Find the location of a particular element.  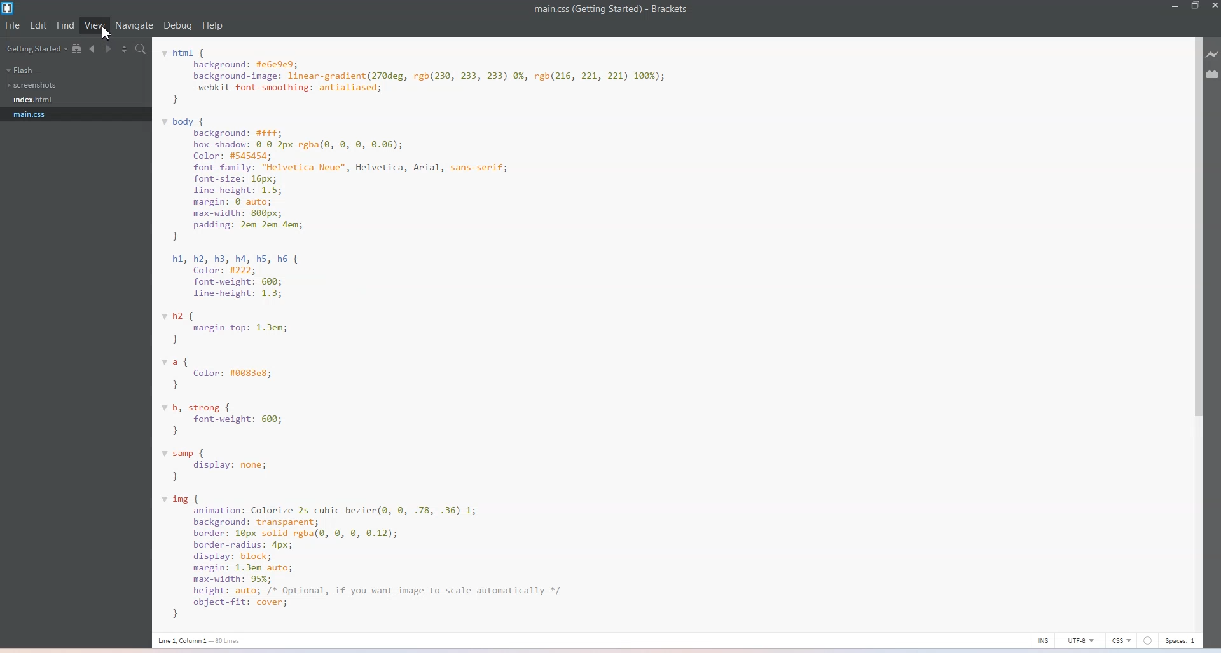

View is located at coordinates (94, 25).